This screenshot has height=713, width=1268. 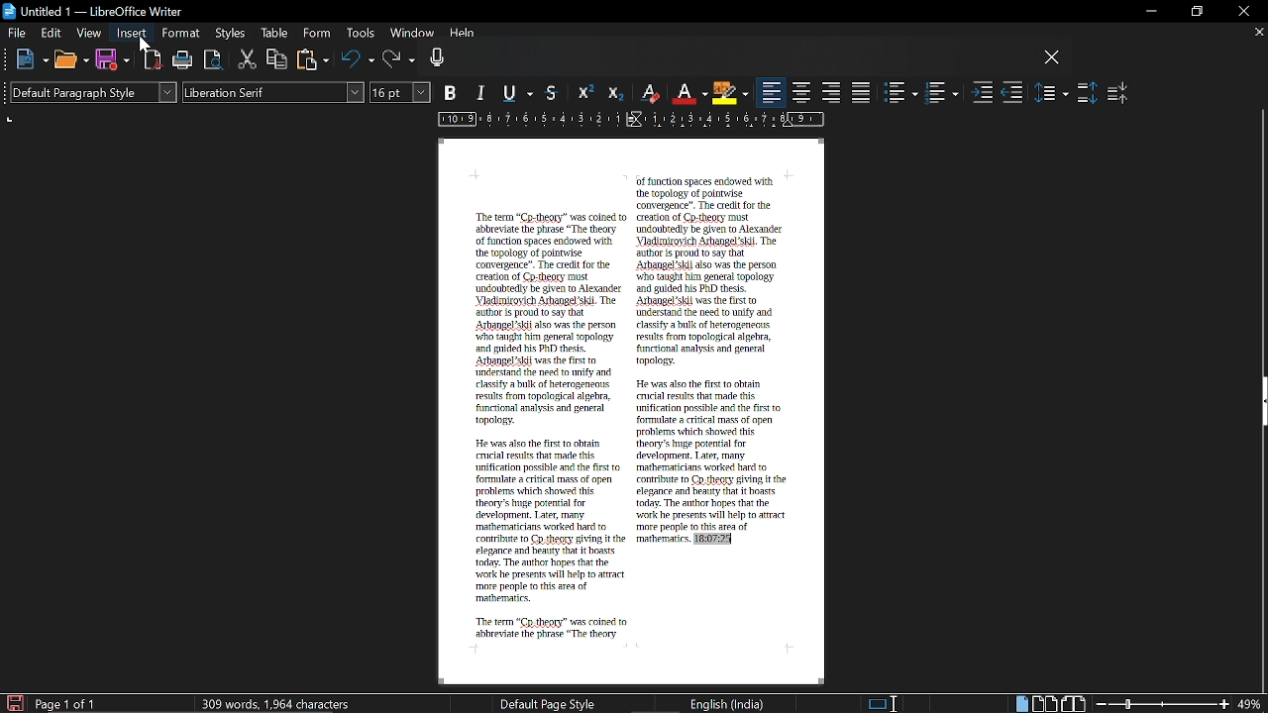 What do you see at coordinates (884, 703) in the screenshot?
I see `Standard selection` at bounding box center [884, 703].